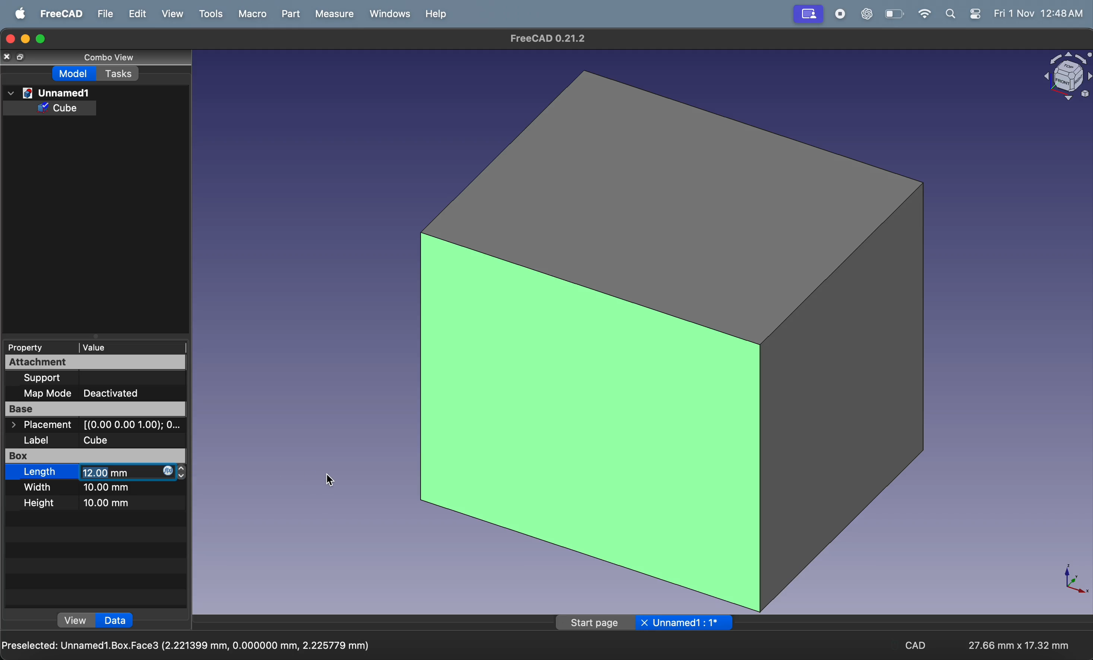  I want to click on start page, so click(593, 623).